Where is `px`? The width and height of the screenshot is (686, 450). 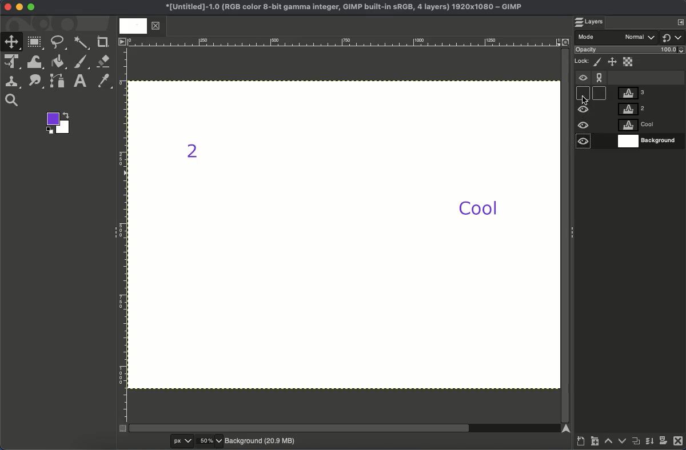 px is located at coordinates (173, 441).